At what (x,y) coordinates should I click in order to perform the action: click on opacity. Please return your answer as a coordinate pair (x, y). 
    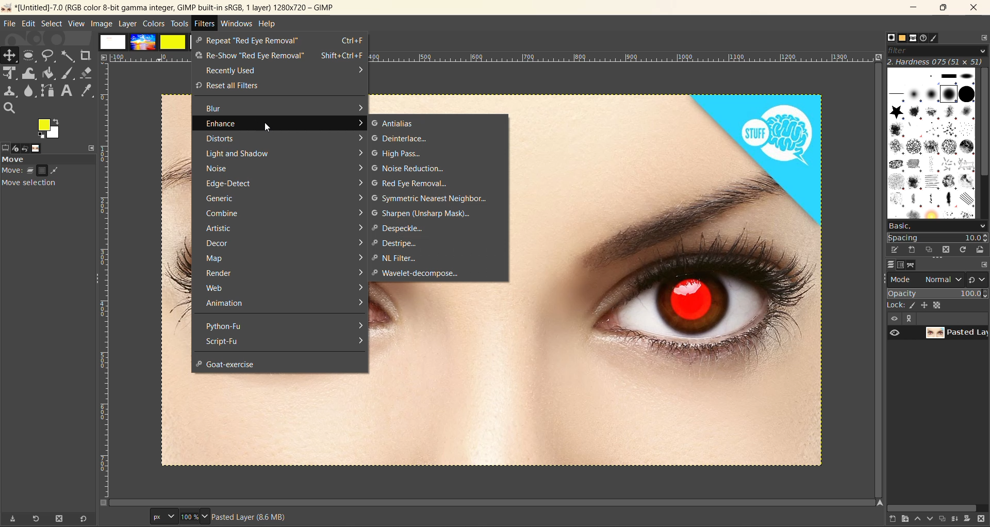
    Looking at the image, I should click on (937, 293).